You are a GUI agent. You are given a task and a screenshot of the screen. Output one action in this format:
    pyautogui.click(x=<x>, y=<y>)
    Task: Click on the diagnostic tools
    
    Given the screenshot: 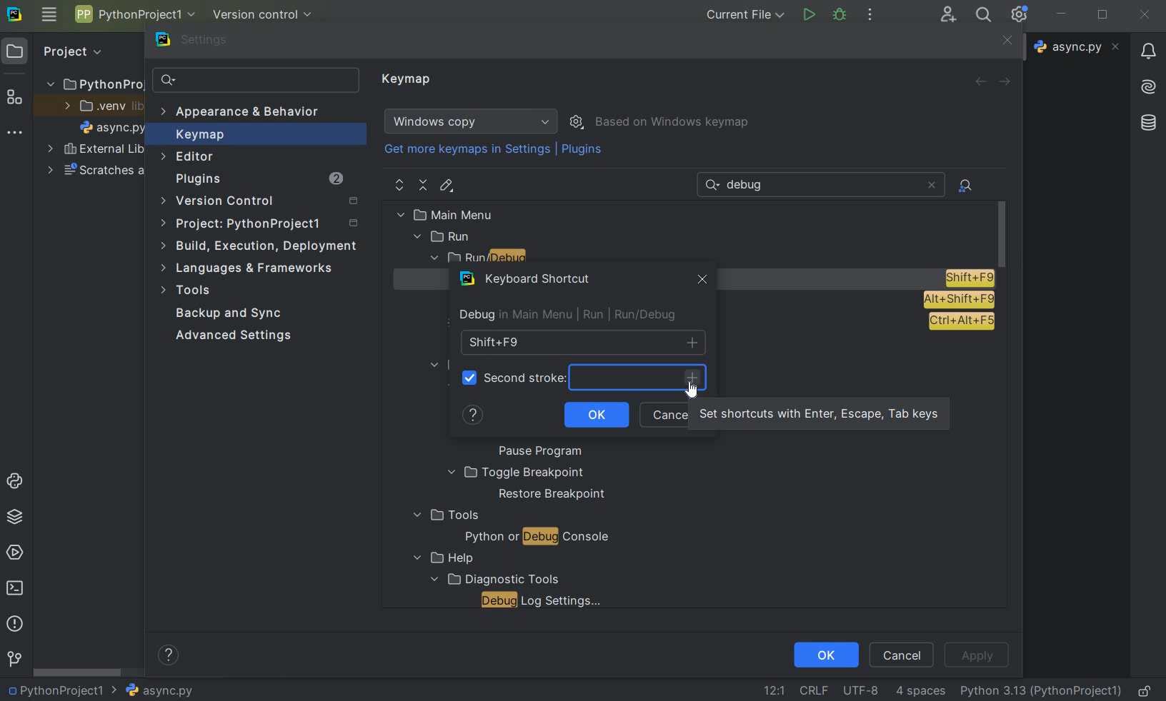 What is the action you would take?
    pyautogui.click(x=493, y=578)
    